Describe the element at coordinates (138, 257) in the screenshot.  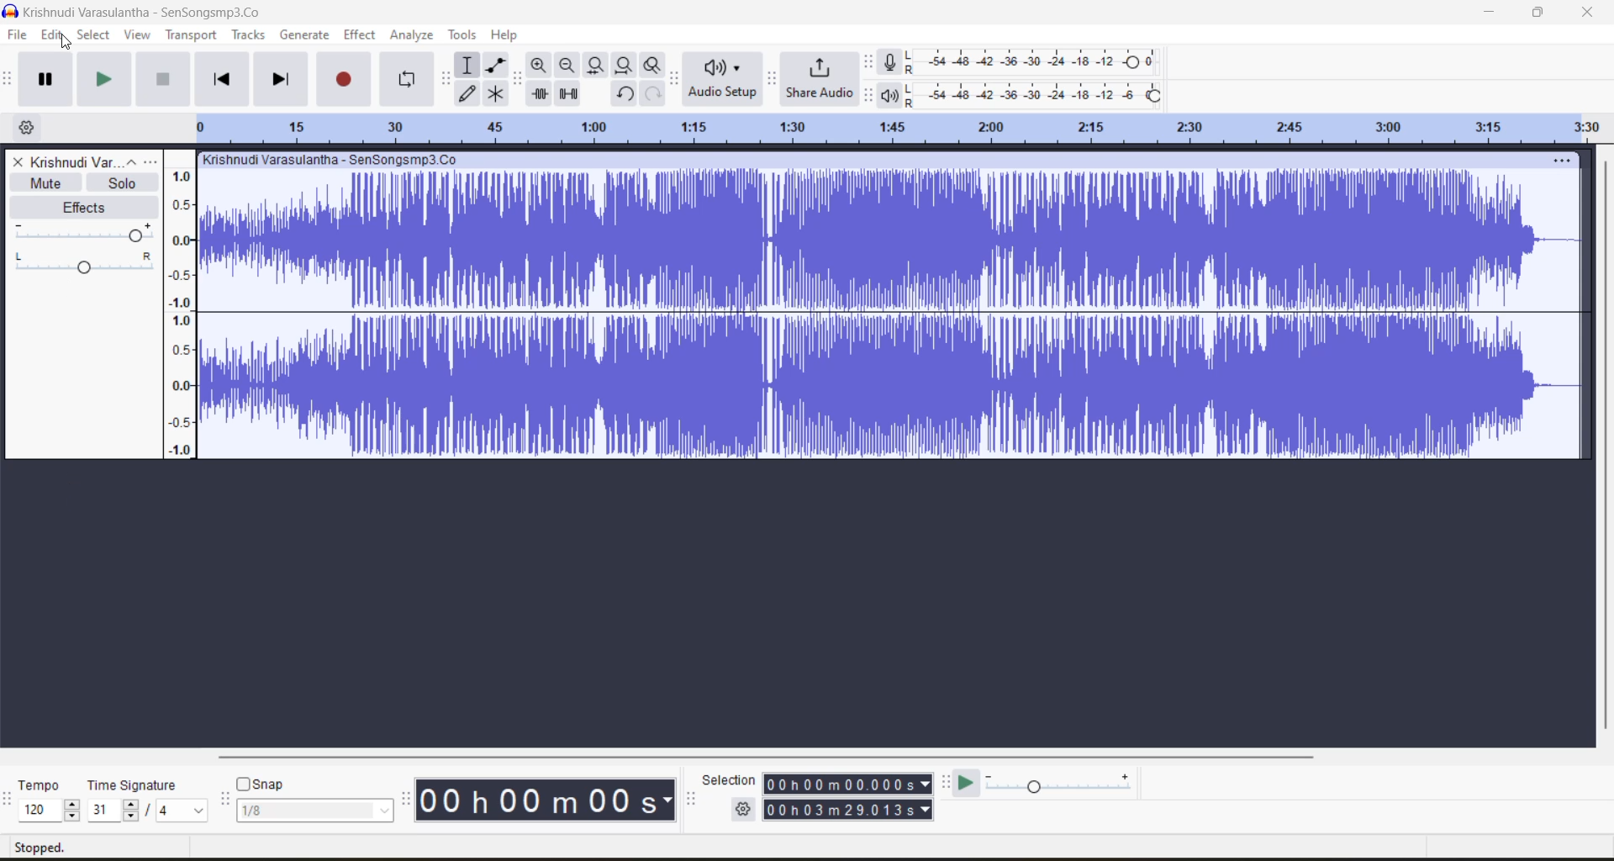
I see `Pan guide` at that location.